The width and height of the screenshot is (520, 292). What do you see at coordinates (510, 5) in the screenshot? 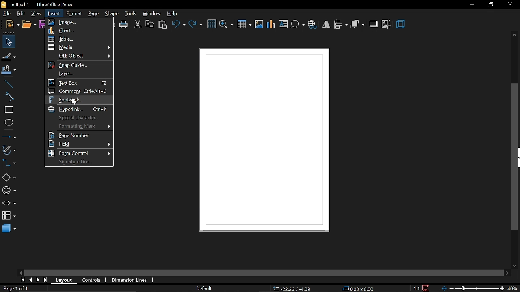
I see `close` at bounding box center [510, 5].